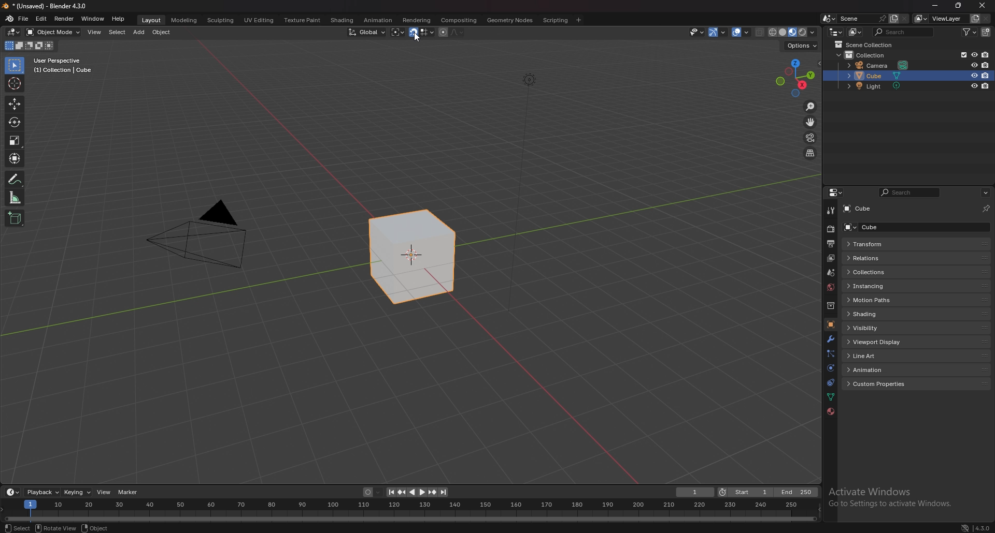 The image size is (995, 533). What do you see at coordinates (64, 19) in the screenshot?
I see `render` at bounding box center [64, 19].